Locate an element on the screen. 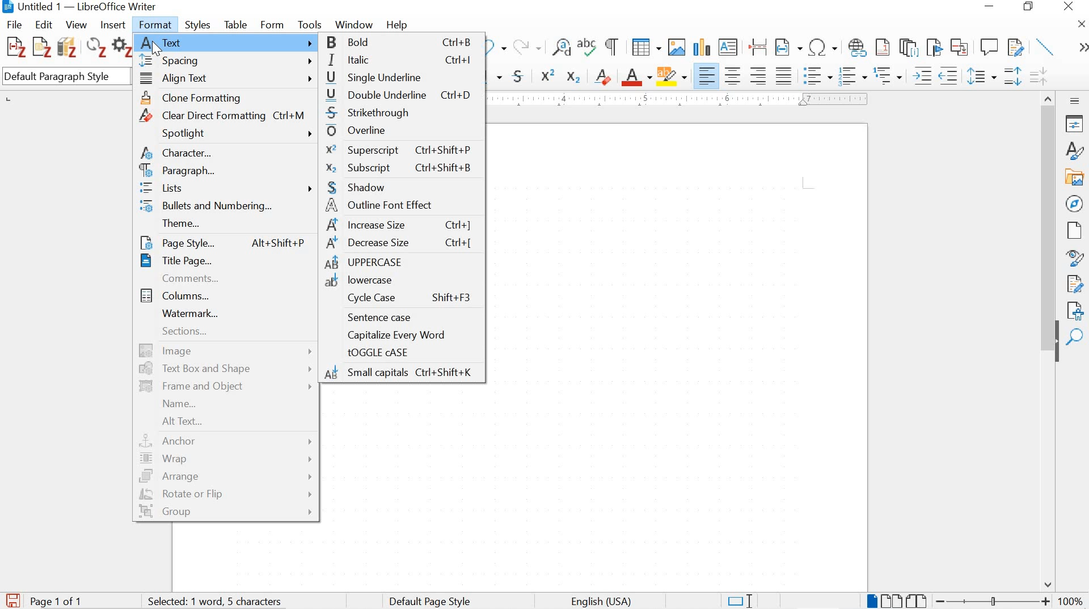 Image resolution: width=1089 pixels, height=609 pixels. styles is located at coordinates (199, 25).